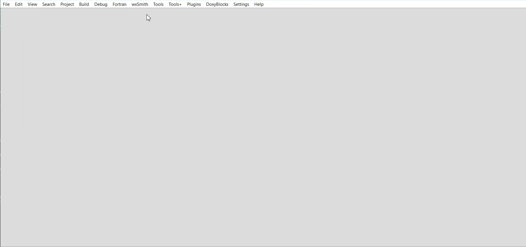 The width and height of the screenshot is (526, 247). I want to click on Tools+, so click(175, 4).